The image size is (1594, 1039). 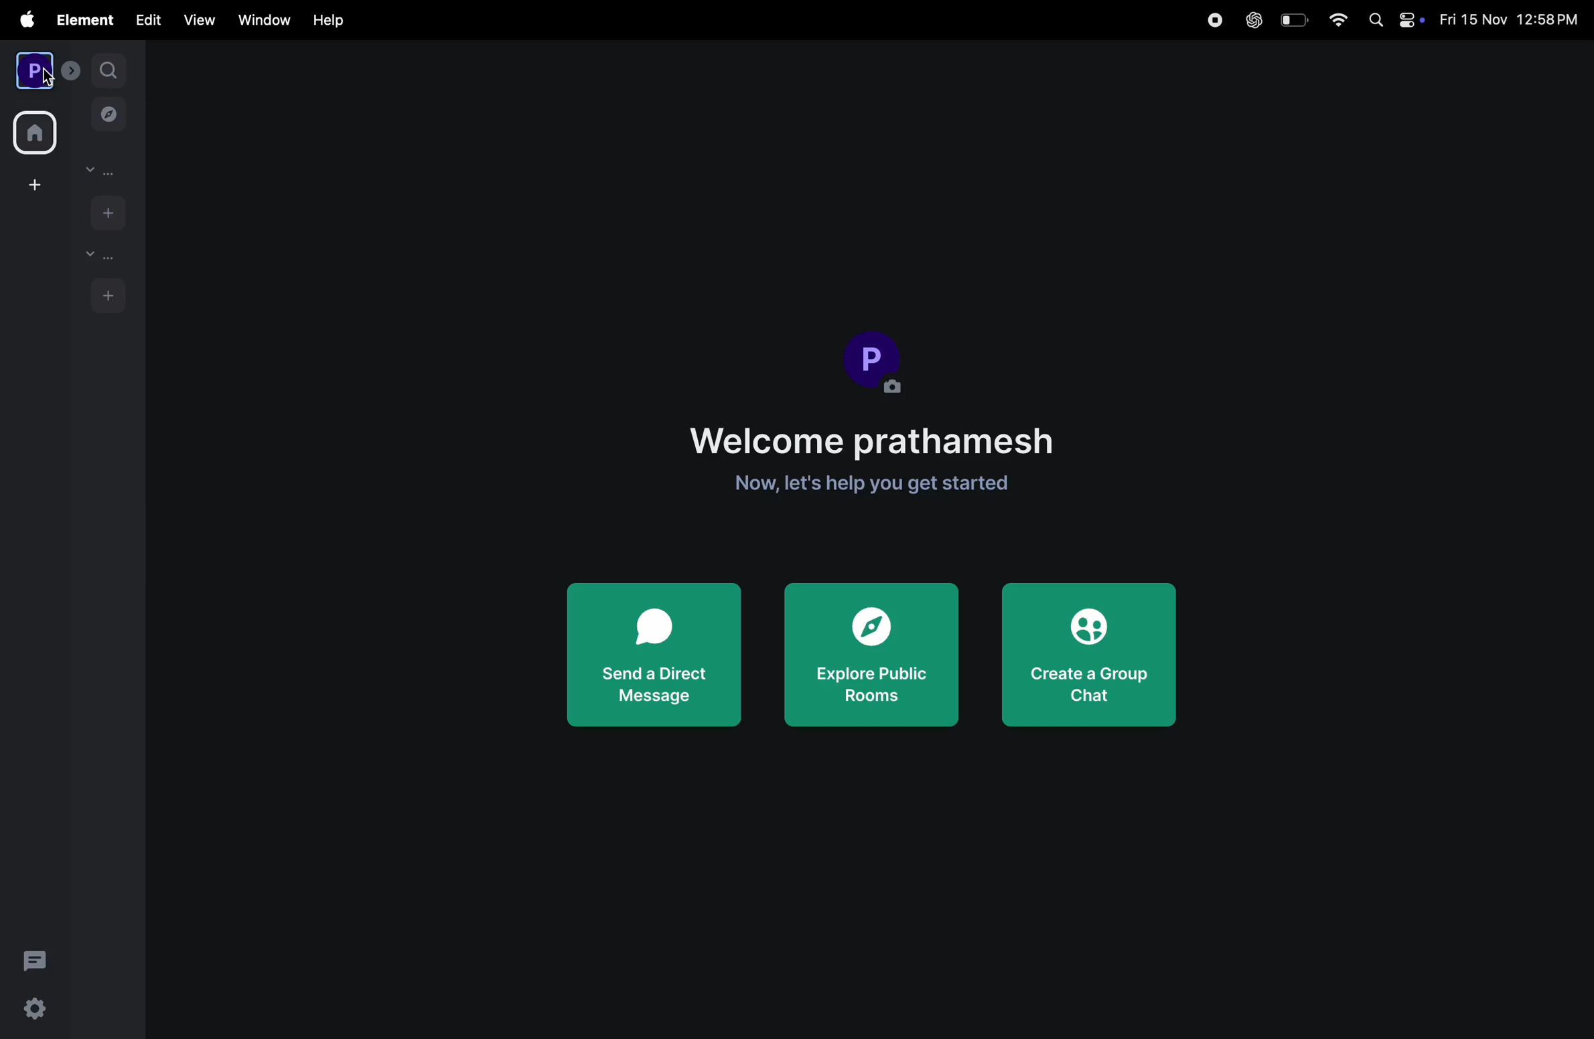 What do you see at coordinates (31, 71) in the screenshot?
I see `profile` at bounding box center [31, 71].